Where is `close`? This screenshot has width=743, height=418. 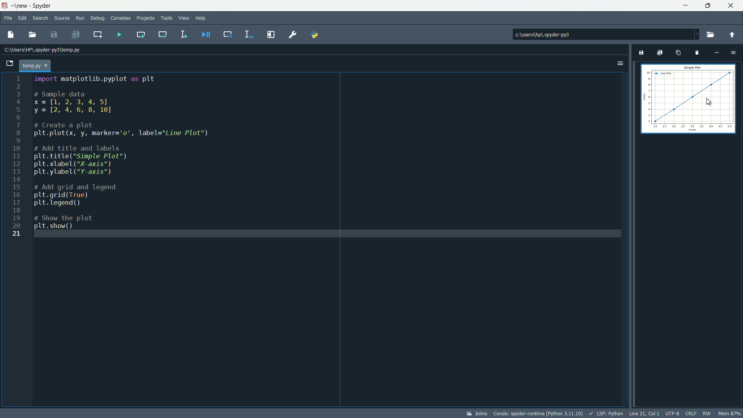 close is located at coordinates (163, 53).